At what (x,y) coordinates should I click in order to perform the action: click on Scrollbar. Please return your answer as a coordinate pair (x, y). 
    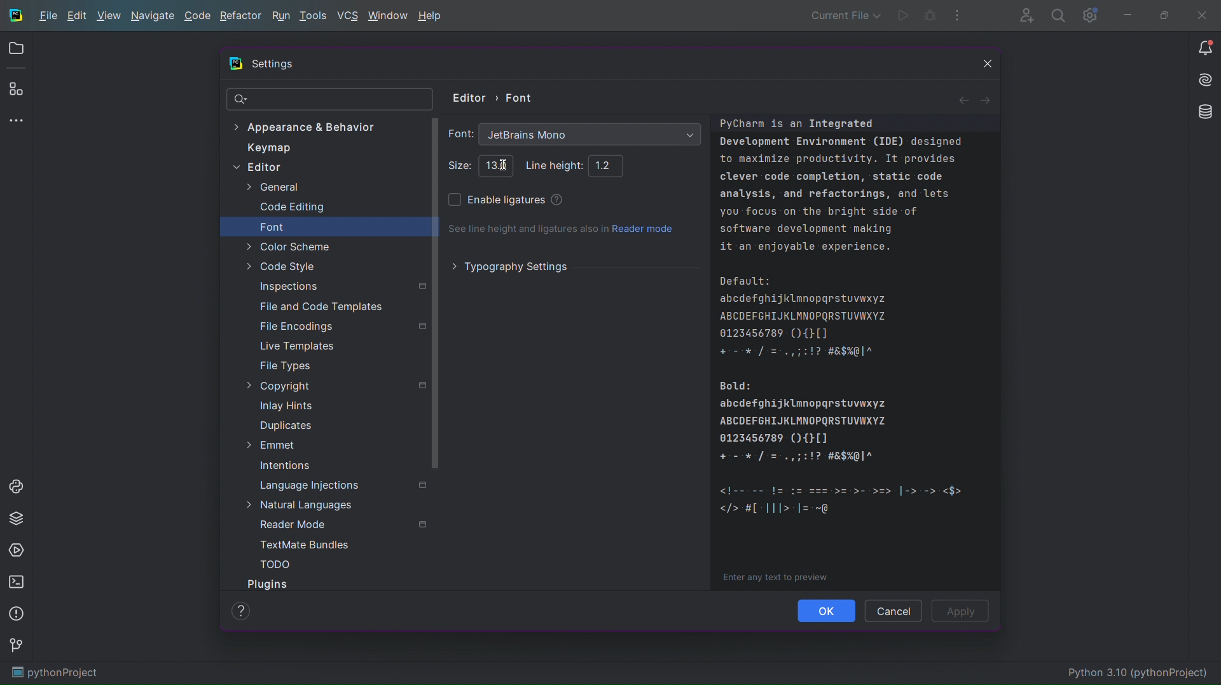
    Looking at the image, I should click on (436, 295).